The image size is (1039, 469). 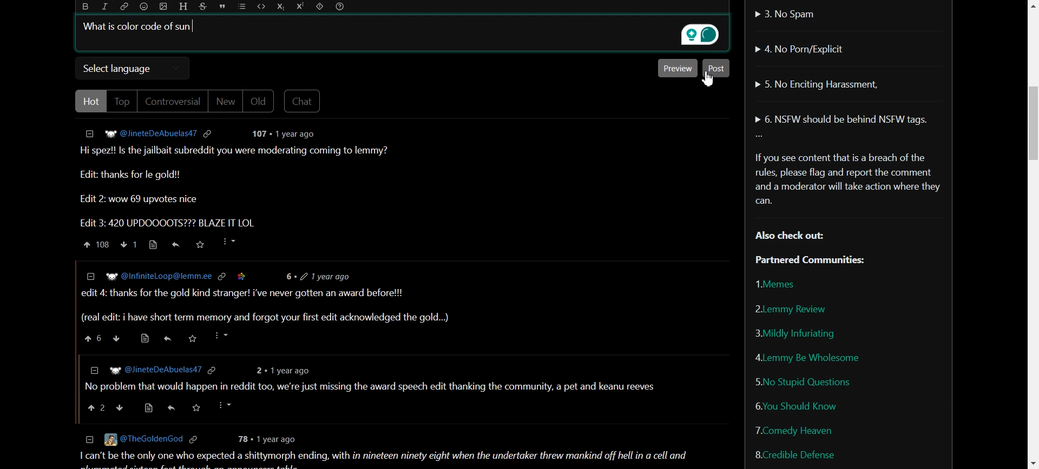 I want to click on Top, so click(x=122, y=102).